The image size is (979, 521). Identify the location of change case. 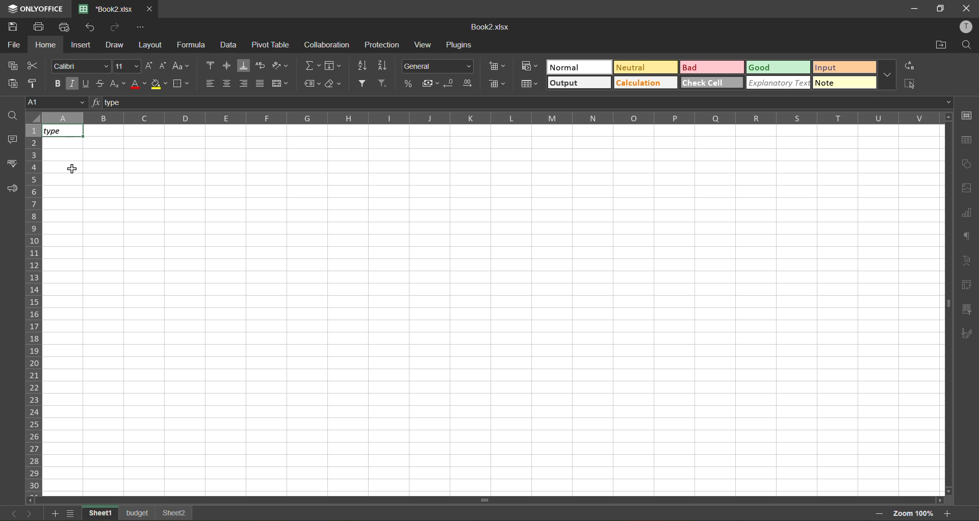
(181, 65).